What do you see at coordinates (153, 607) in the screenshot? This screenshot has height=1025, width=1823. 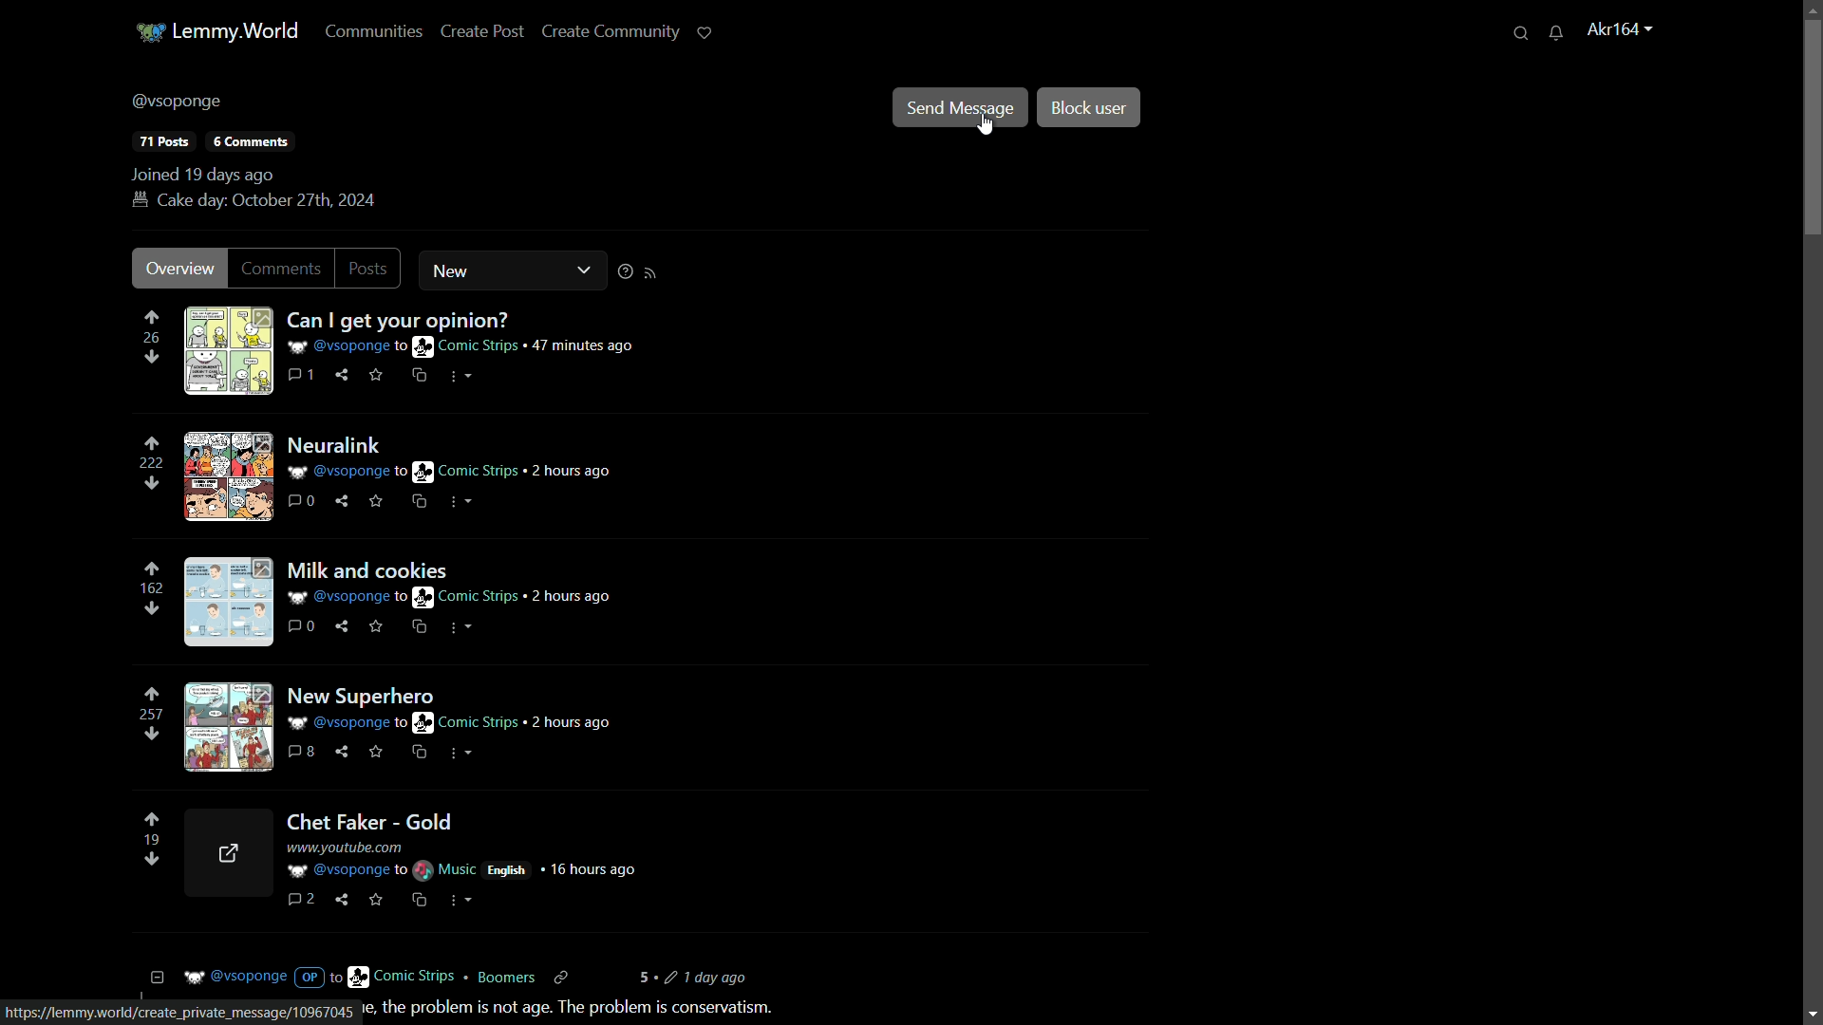 I see `downvote` at bounding box center [153, 607].